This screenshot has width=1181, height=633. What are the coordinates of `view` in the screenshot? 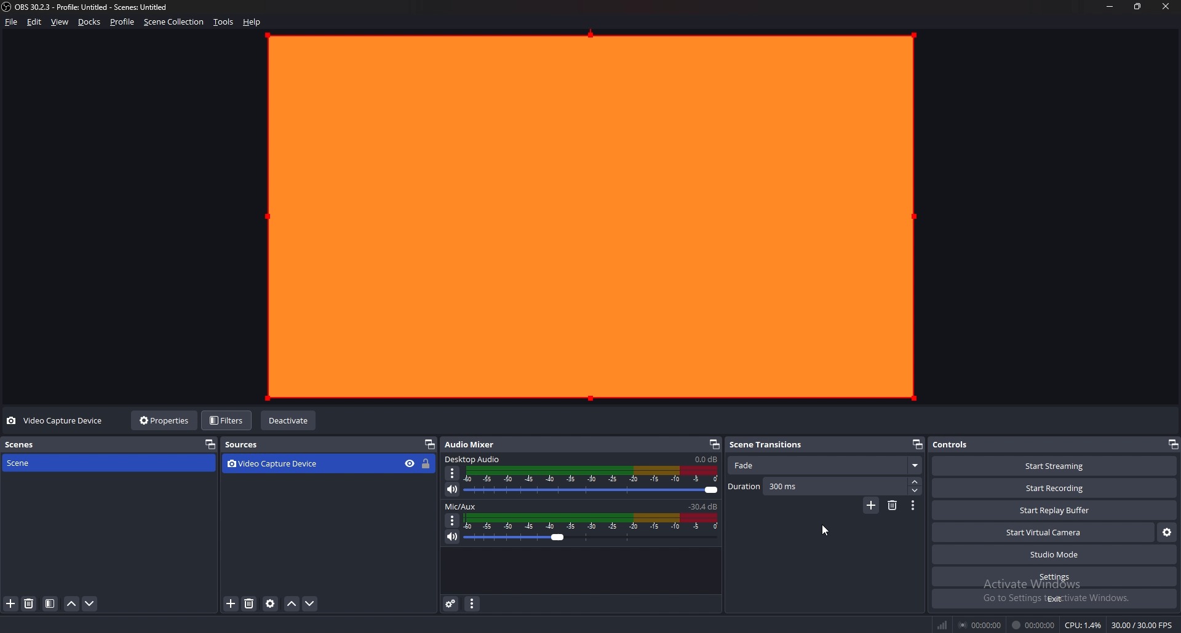 It's located at (60, 22).